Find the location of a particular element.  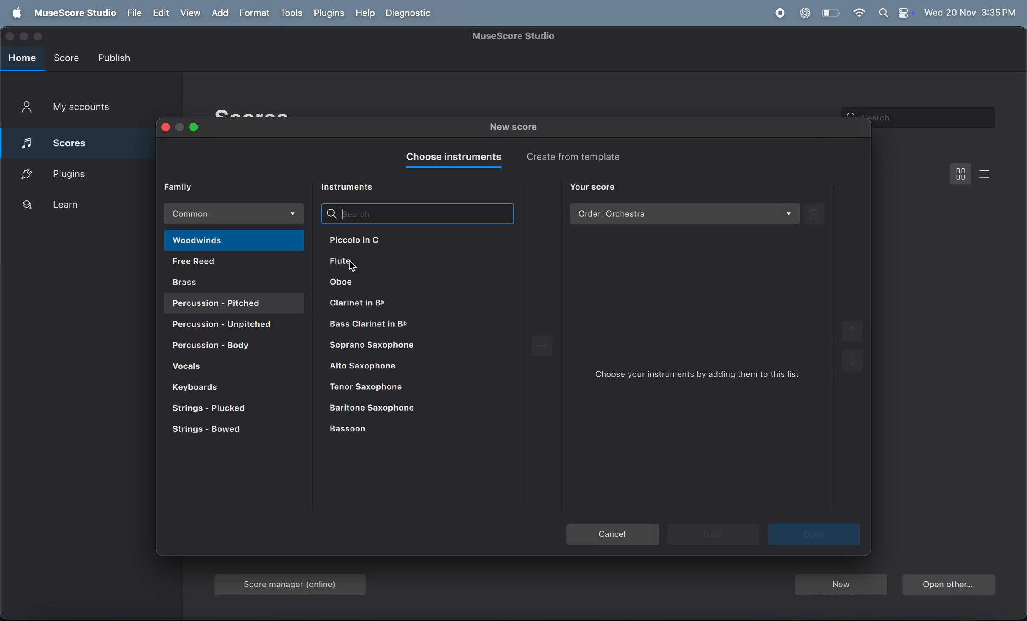

apple widgets is located at coordinates (896, 13).